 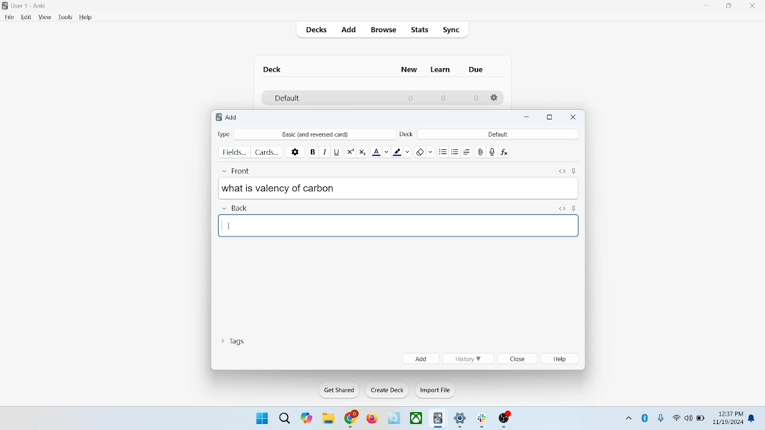 I want to click on notification, so click(x=754, y=417).